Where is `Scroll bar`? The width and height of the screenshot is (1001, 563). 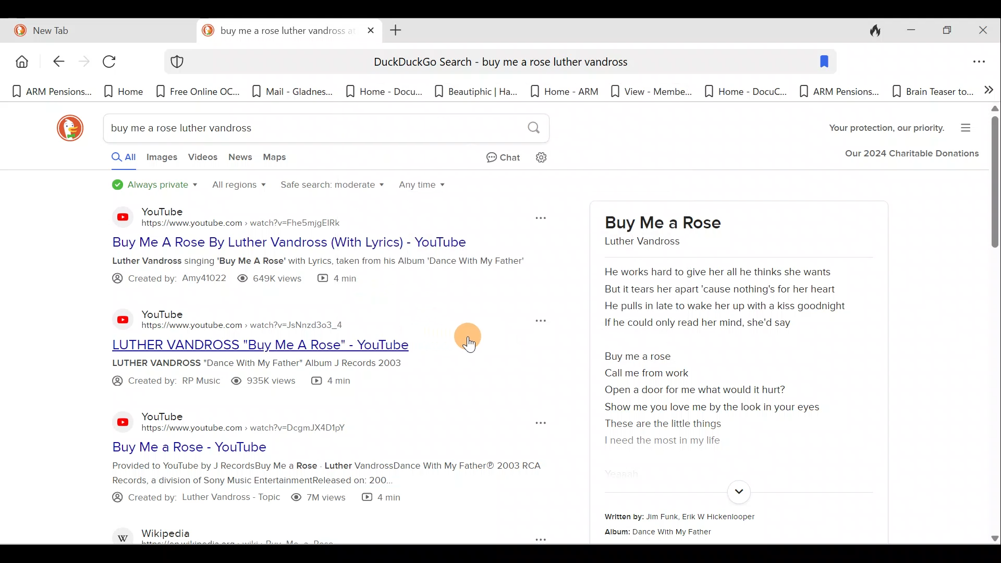
Scroll bar is located at coordinates (994, 325).